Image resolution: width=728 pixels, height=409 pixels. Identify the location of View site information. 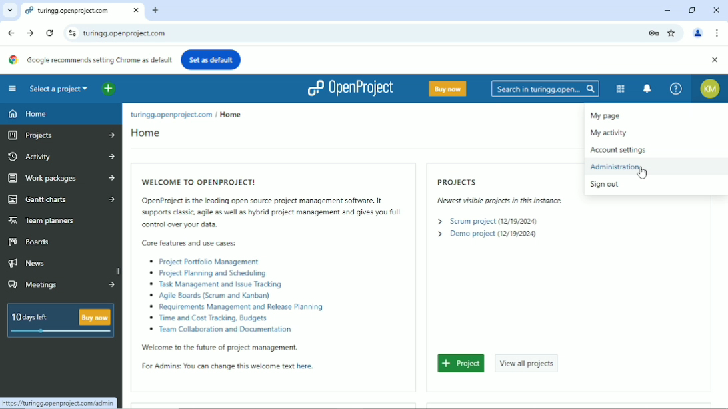
(70, 33).